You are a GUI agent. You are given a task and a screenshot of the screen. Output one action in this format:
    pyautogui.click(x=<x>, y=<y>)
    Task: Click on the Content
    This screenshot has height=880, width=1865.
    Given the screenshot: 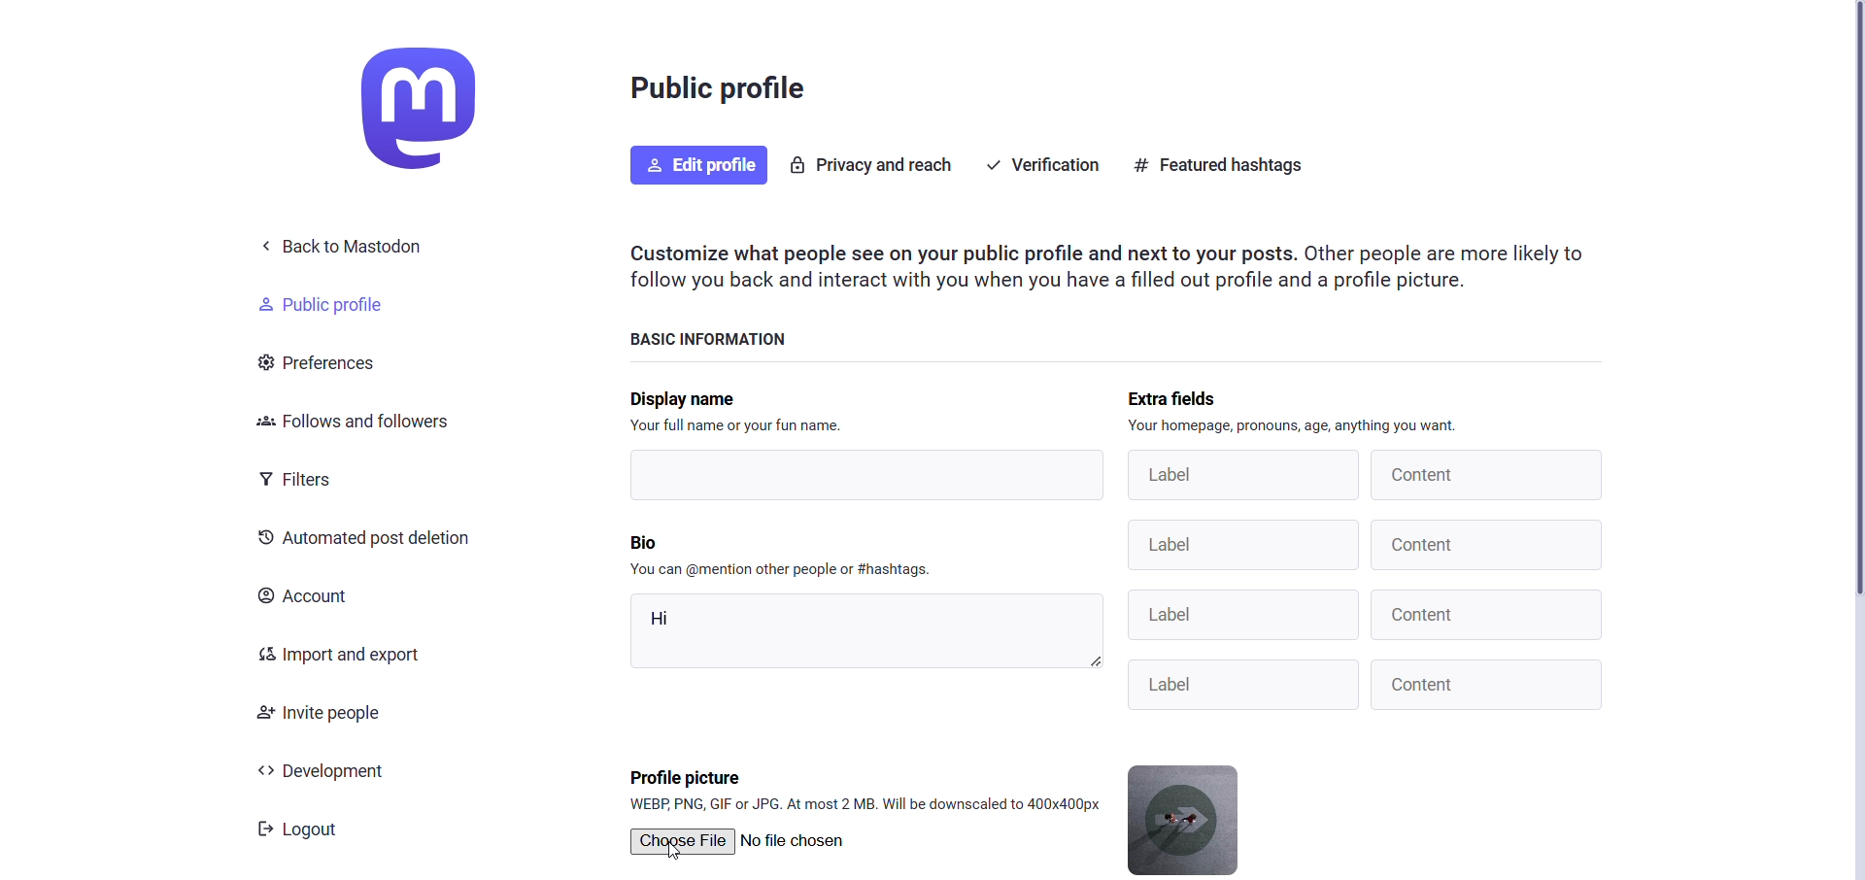 What is the action you would take?
    pyautogui.click(x=1488, y=684)
    